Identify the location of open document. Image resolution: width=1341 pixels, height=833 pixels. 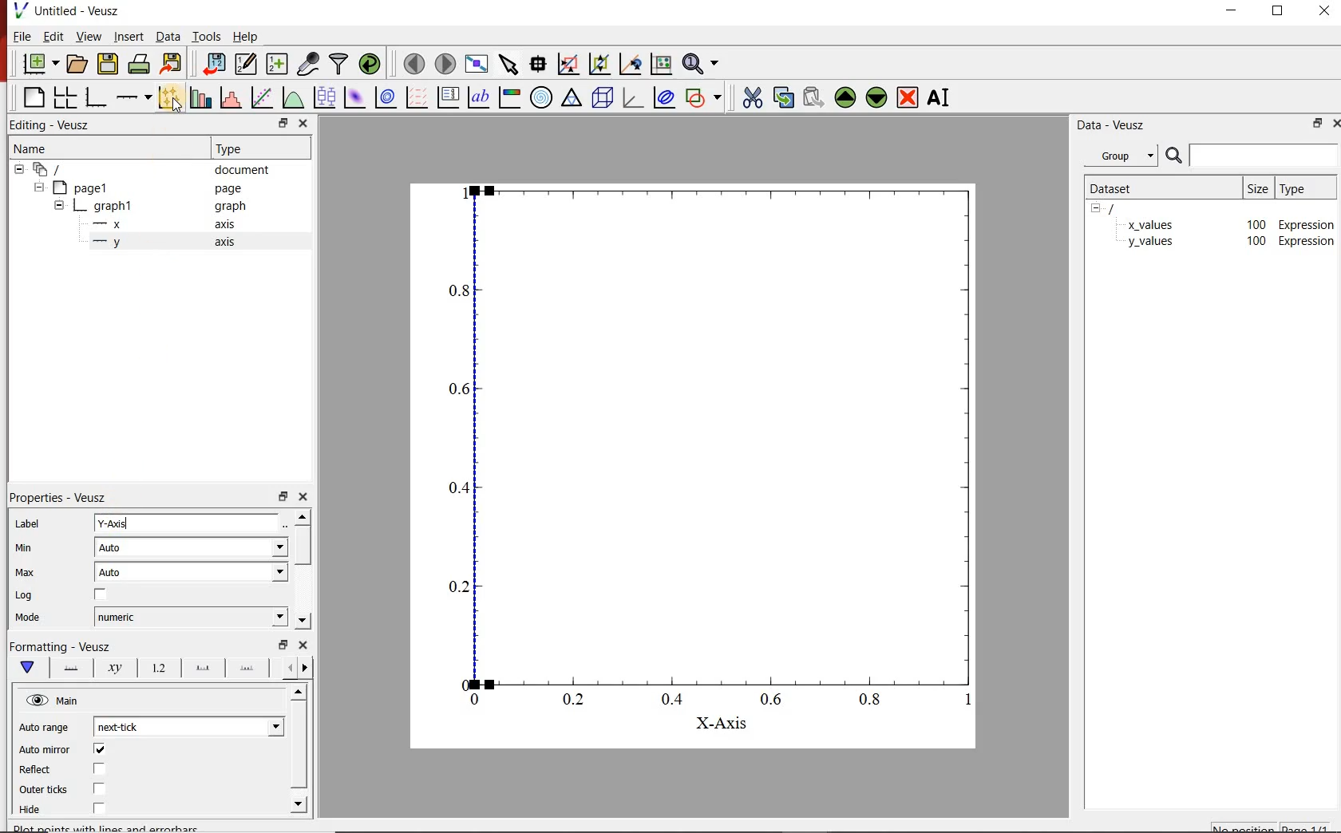
(78, 63).